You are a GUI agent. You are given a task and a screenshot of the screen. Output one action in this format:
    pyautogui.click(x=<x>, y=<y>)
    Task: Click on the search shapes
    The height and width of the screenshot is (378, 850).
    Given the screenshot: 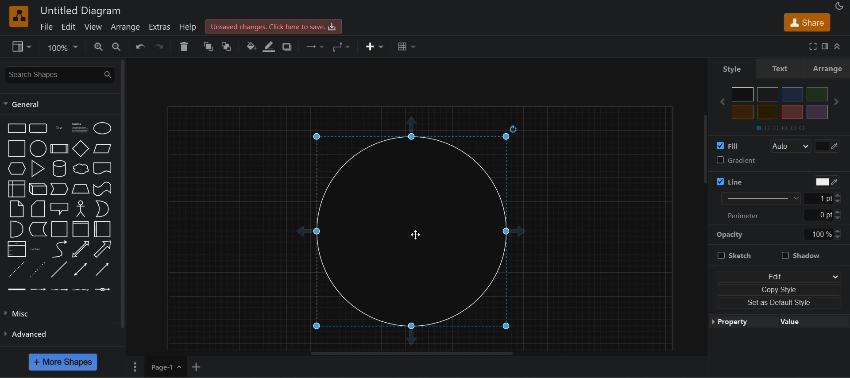 What is the action you would take?
    pyautogui.click(x=57, y=74)
    